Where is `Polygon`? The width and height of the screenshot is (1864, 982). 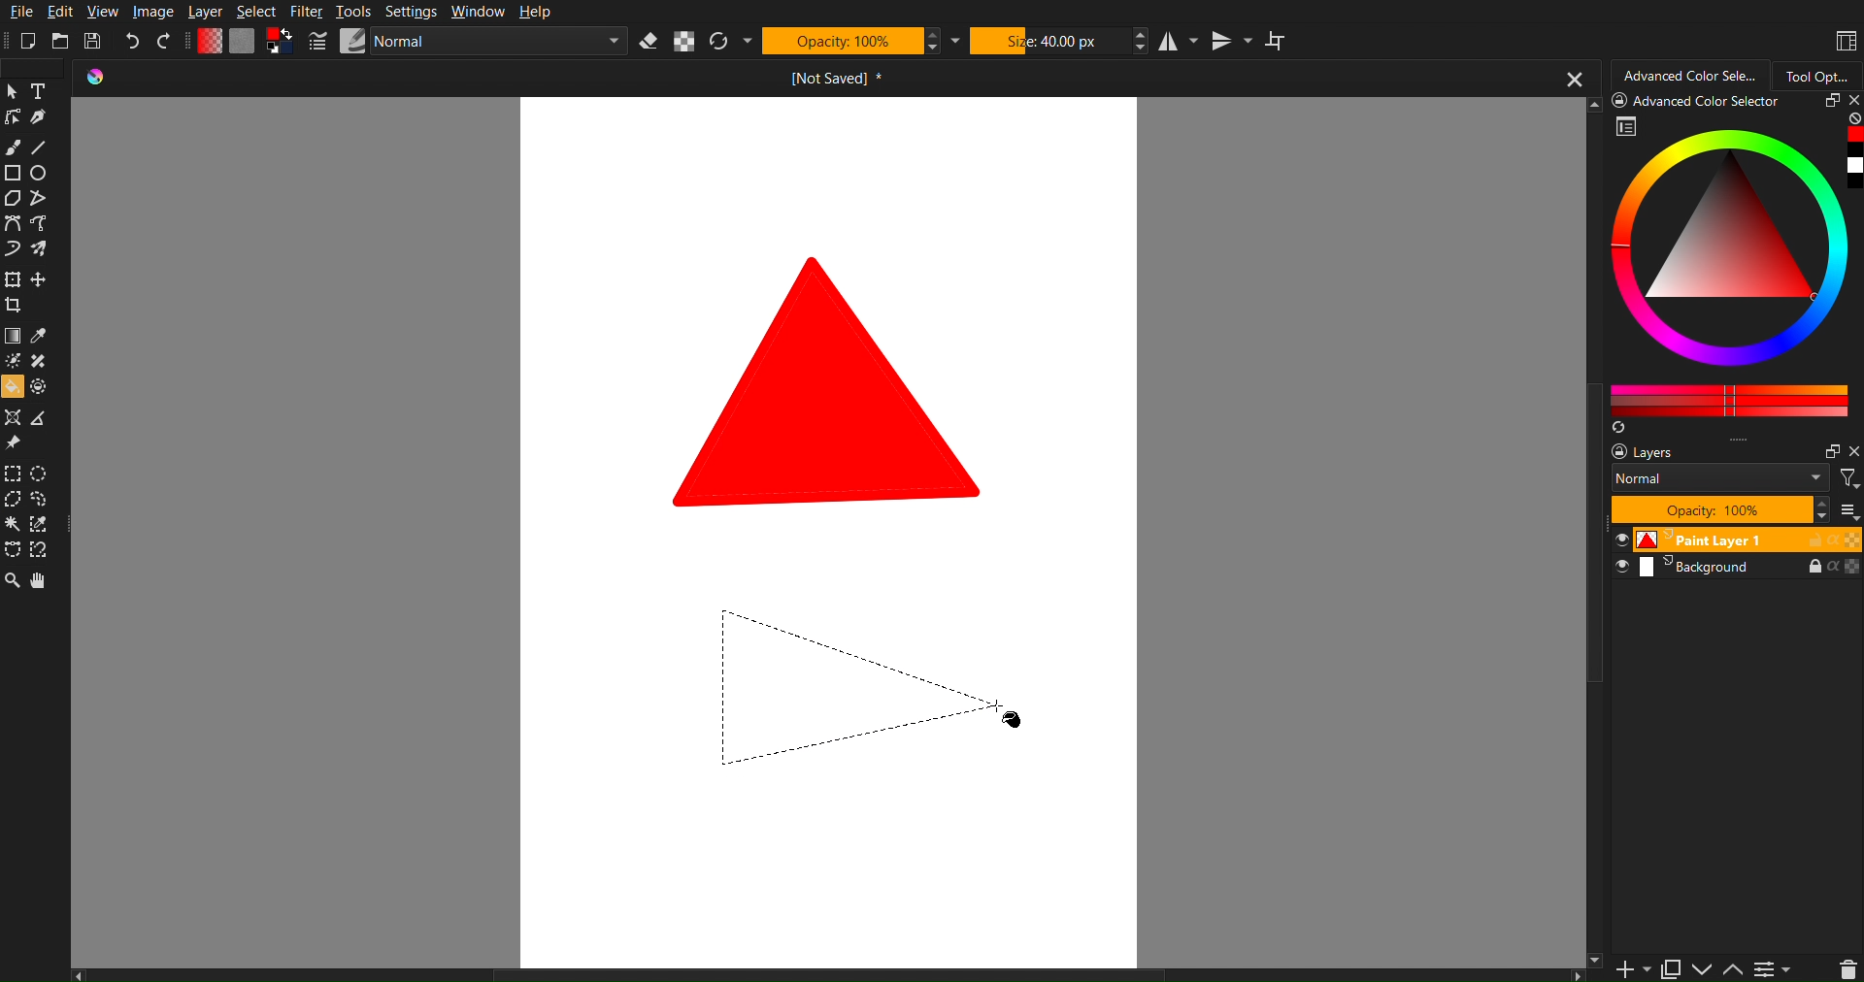 Polygon is located at coordinates (12, 199).